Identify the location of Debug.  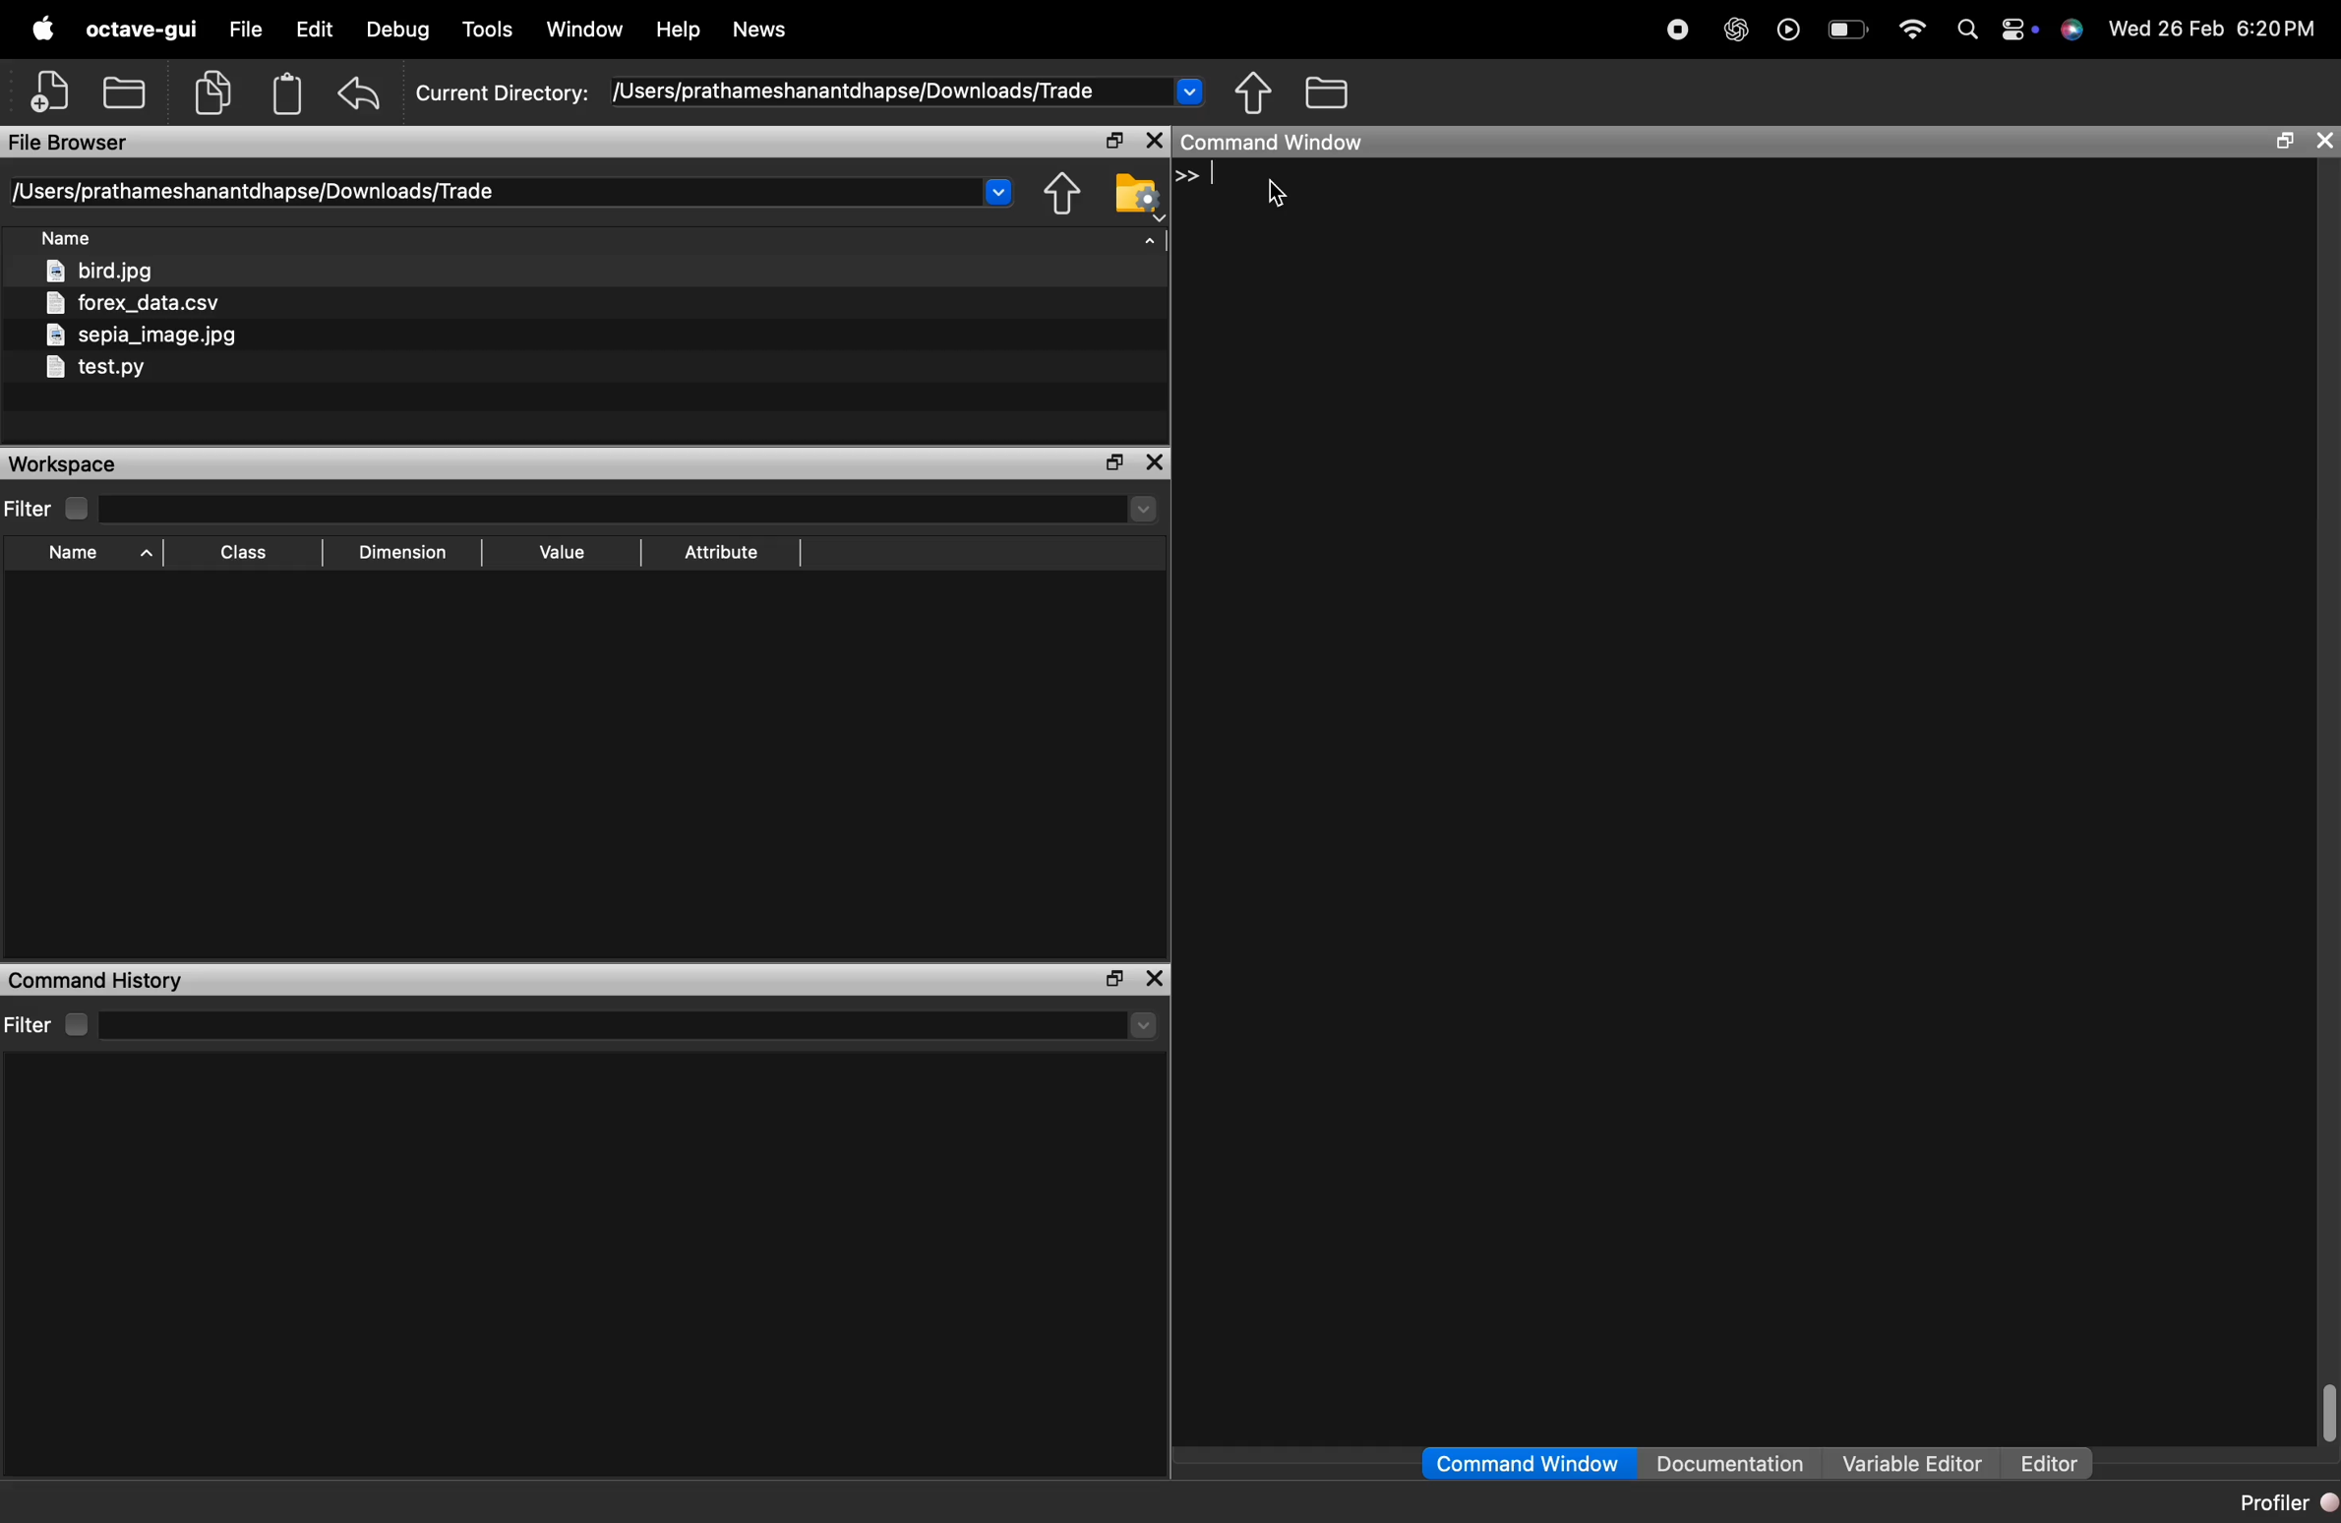
(398, 30).